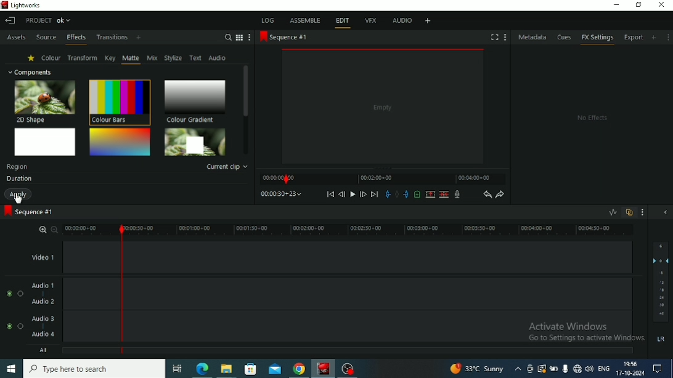  Describe the element at coordinates (330, 194) in the screenshot. I see `Move backward` at that location.